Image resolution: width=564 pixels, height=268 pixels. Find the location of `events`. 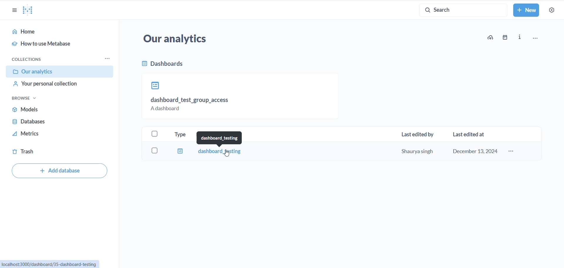

events is located at coordinates (505, 38).